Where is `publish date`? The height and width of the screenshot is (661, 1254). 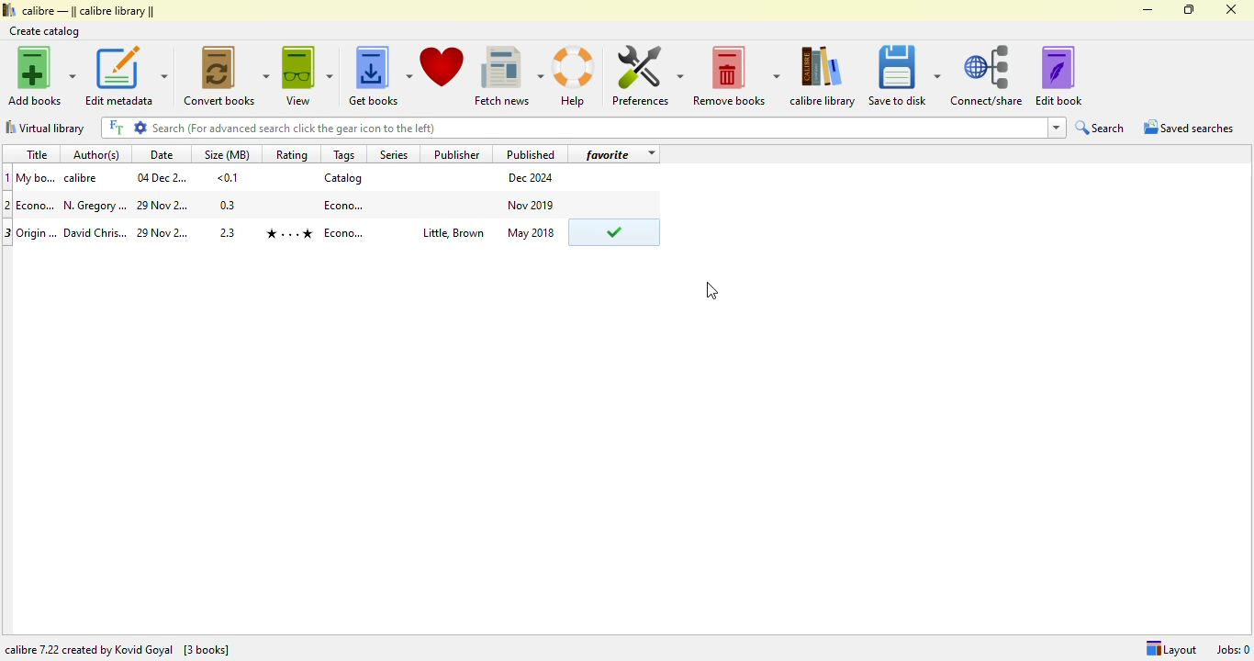 publish date is located at coordinates (532, 232).